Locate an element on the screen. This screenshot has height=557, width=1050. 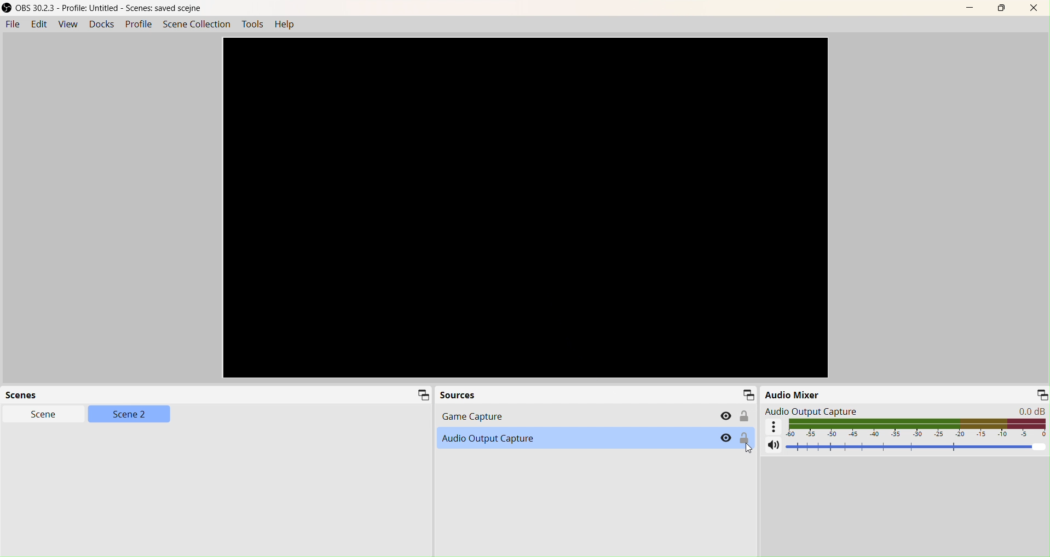
Scene2 is located at coordinates (129, 415).